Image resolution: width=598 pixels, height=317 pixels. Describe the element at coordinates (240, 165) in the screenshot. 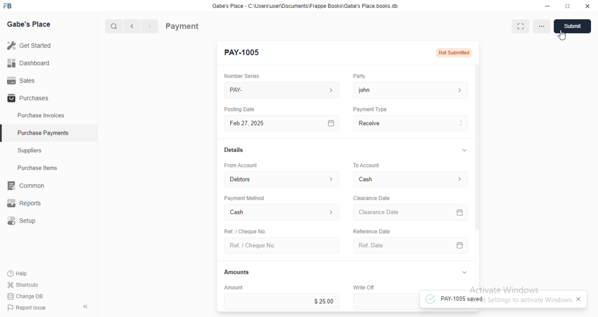

I see `‘From Account` at that location.